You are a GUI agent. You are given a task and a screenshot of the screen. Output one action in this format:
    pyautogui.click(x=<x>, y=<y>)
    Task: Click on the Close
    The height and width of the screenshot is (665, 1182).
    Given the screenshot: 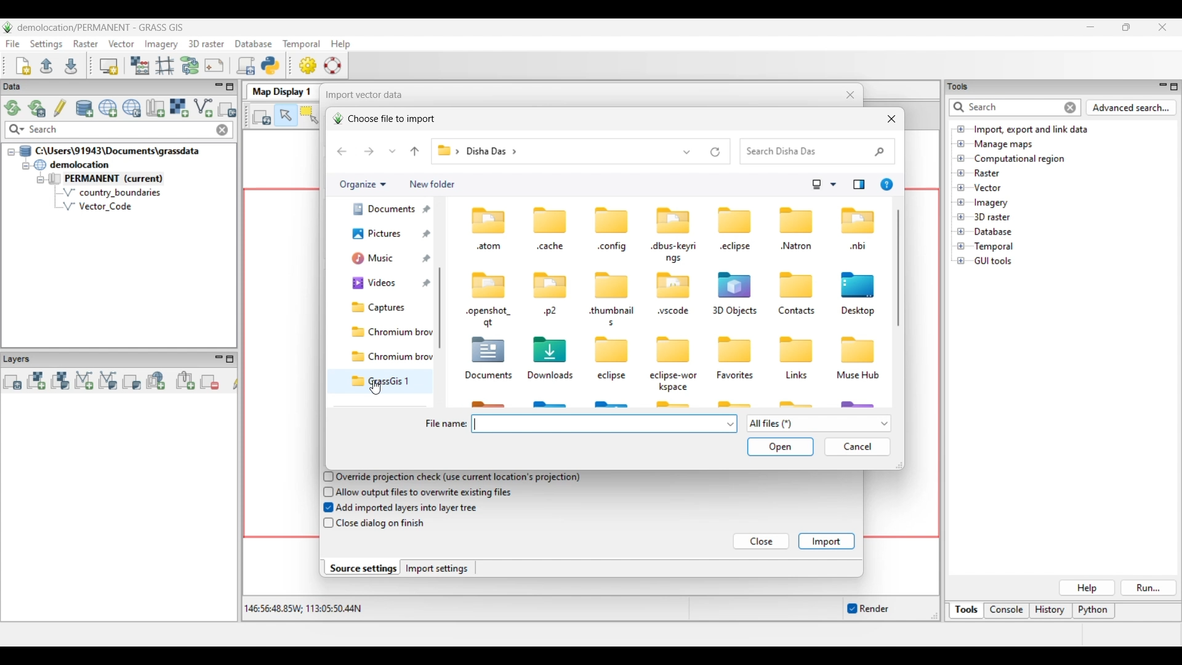 What is the action you would take?
    pyautogui.click(x=762, y=542)
    